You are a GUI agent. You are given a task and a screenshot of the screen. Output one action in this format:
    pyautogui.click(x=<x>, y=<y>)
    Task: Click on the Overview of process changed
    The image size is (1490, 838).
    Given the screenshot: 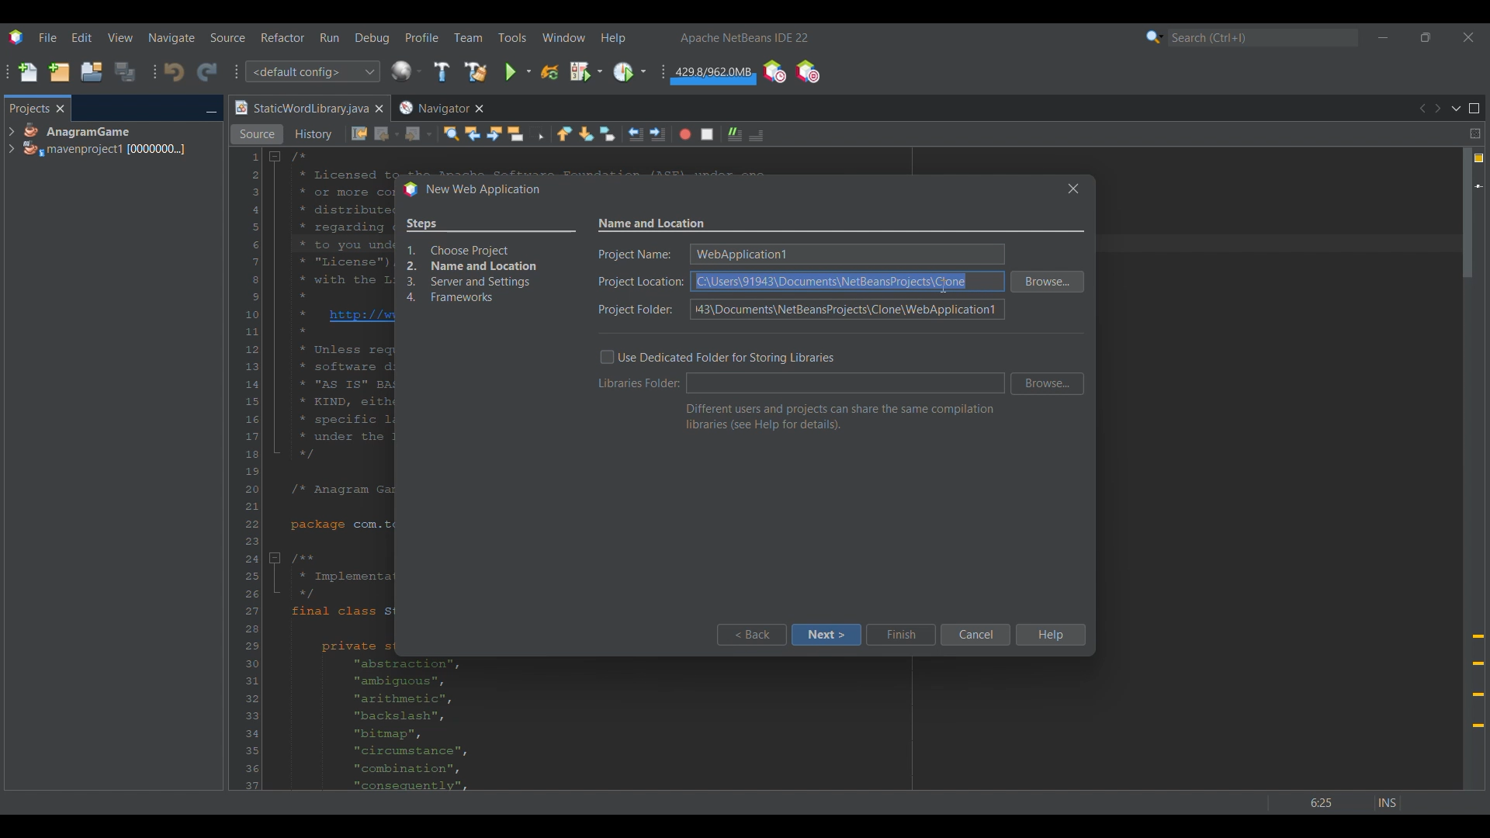 What is the action you would take?
    pyautogui.click(x=490, y=262)
    